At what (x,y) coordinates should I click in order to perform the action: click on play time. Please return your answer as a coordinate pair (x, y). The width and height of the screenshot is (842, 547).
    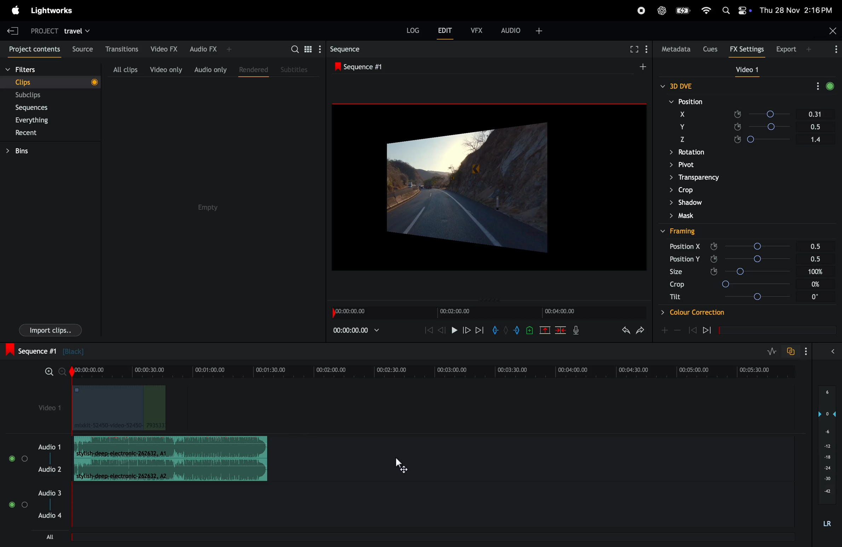
    Looking at the image, I should click on (357, 330).